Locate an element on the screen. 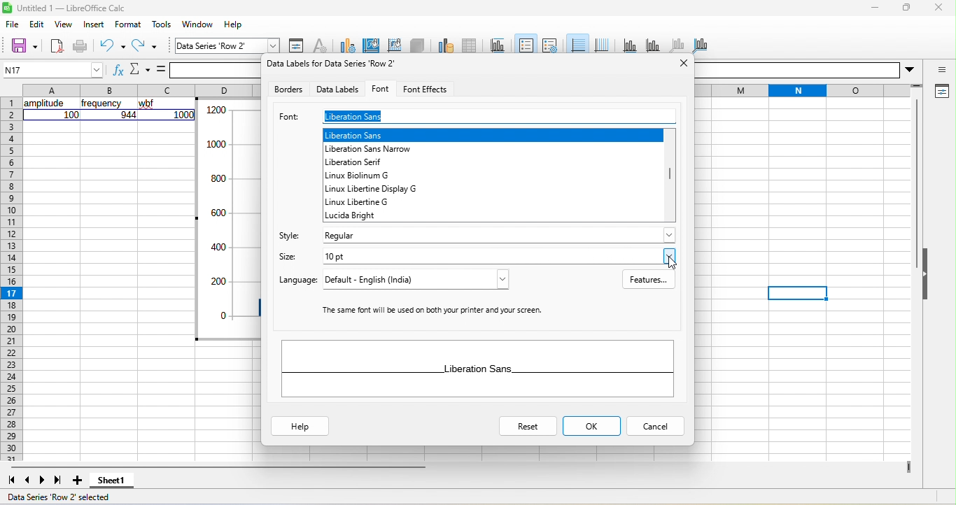 This screenshot has height=505, width=956. liberation sans narrow is located at coordinates (376, 148).